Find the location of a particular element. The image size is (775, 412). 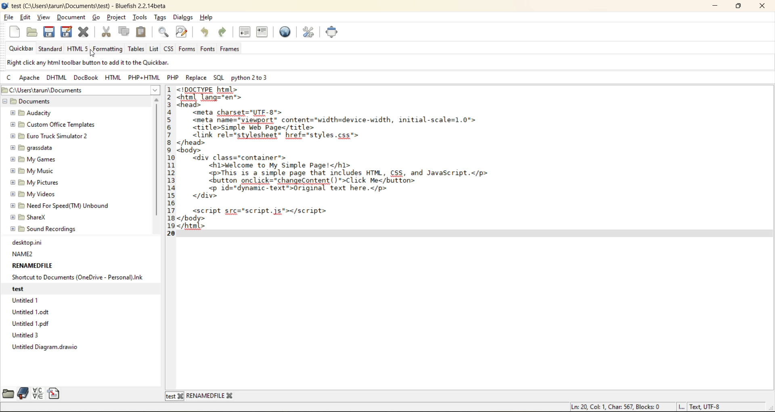

Untitled 1.0dt is located at coordinates (32, 314).